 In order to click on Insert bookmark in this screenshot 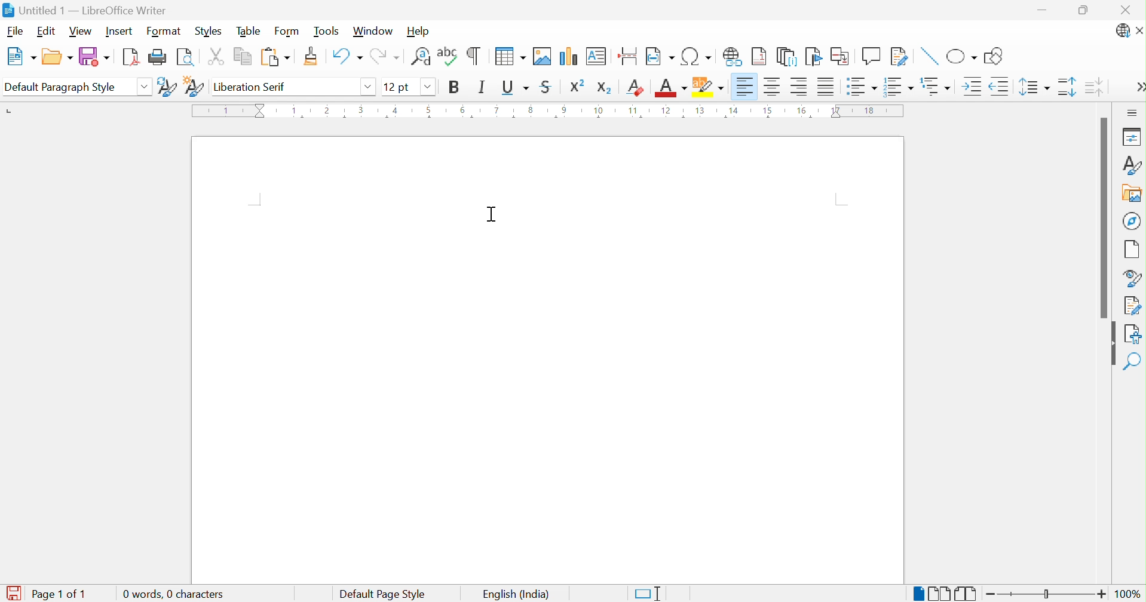, I will do `click(815, 57)`.